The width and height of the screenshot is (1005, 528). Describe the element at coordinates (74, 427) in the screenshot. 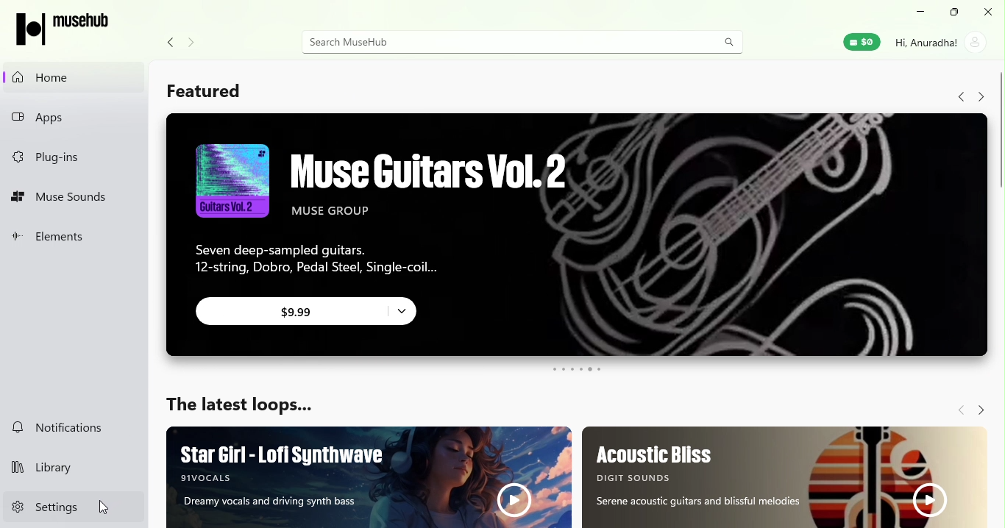

I see `Notifications` at that location.